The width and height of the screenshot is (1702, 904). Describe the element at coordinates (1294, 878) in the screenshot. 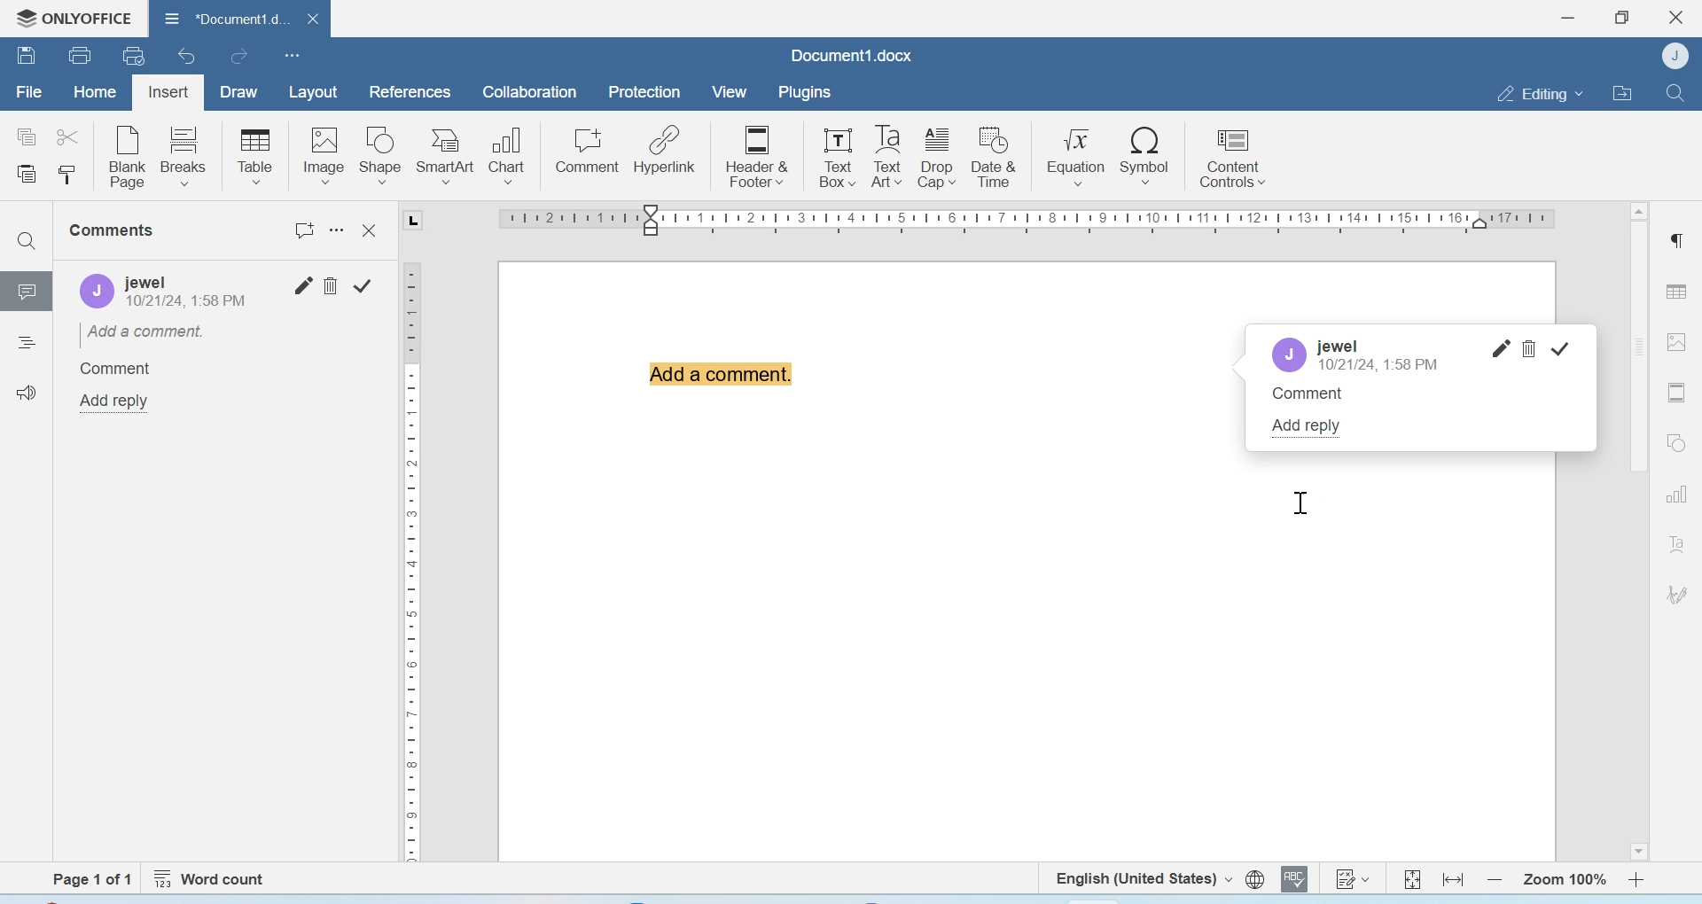

I see `Spell checking` at that location.